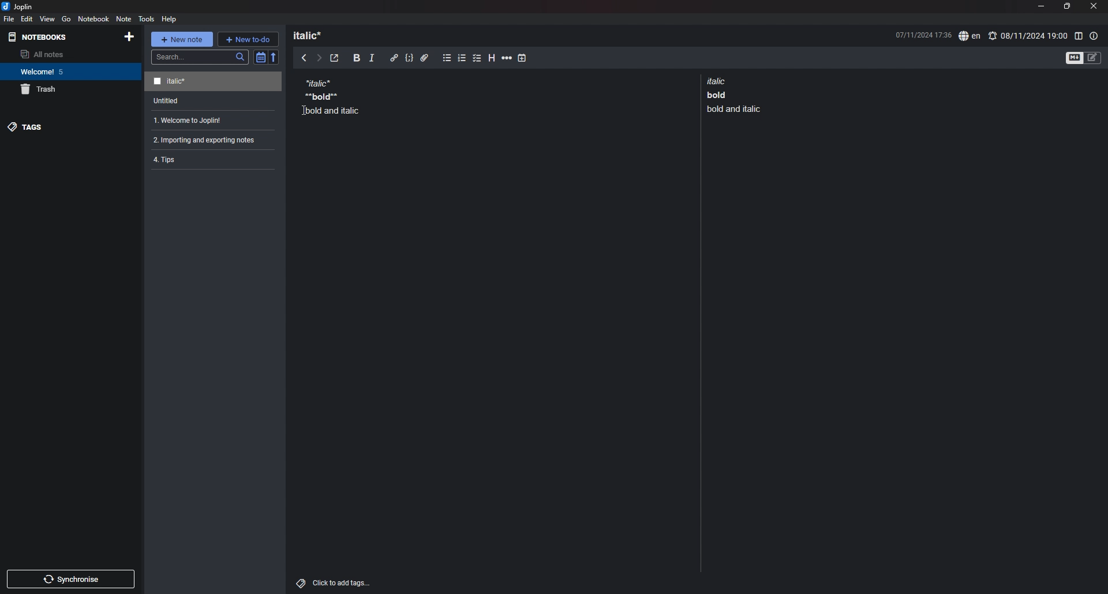  I want to click on tools, so click(147, 18).